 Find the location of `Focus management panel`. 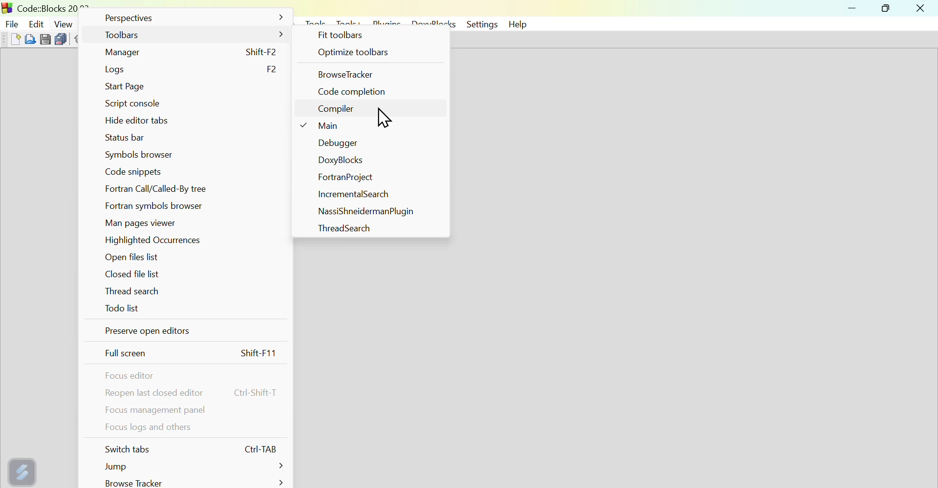

Focus management panel is located at coordinates (155, 411).